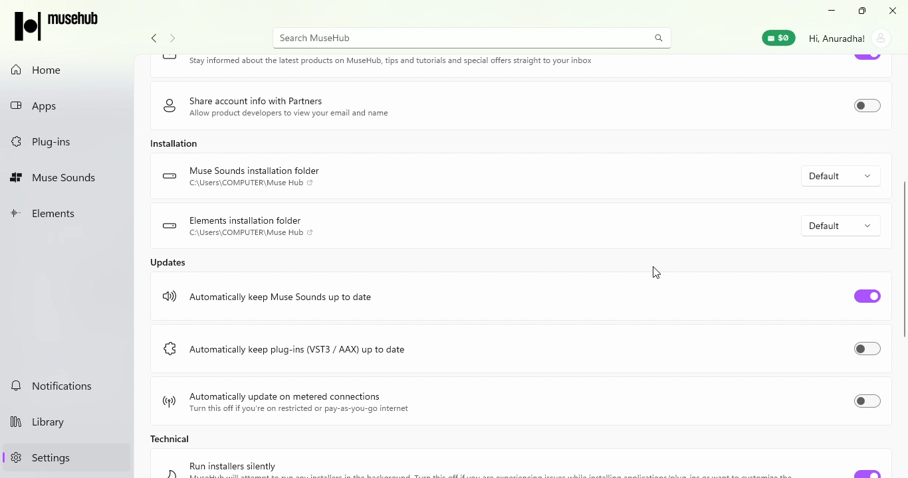 This screenshot has height=478, width=908. Describe the element at coordinates (284, 297) in the screenshot. I see `Automatically keep Muse Sounds up to date` at that location.